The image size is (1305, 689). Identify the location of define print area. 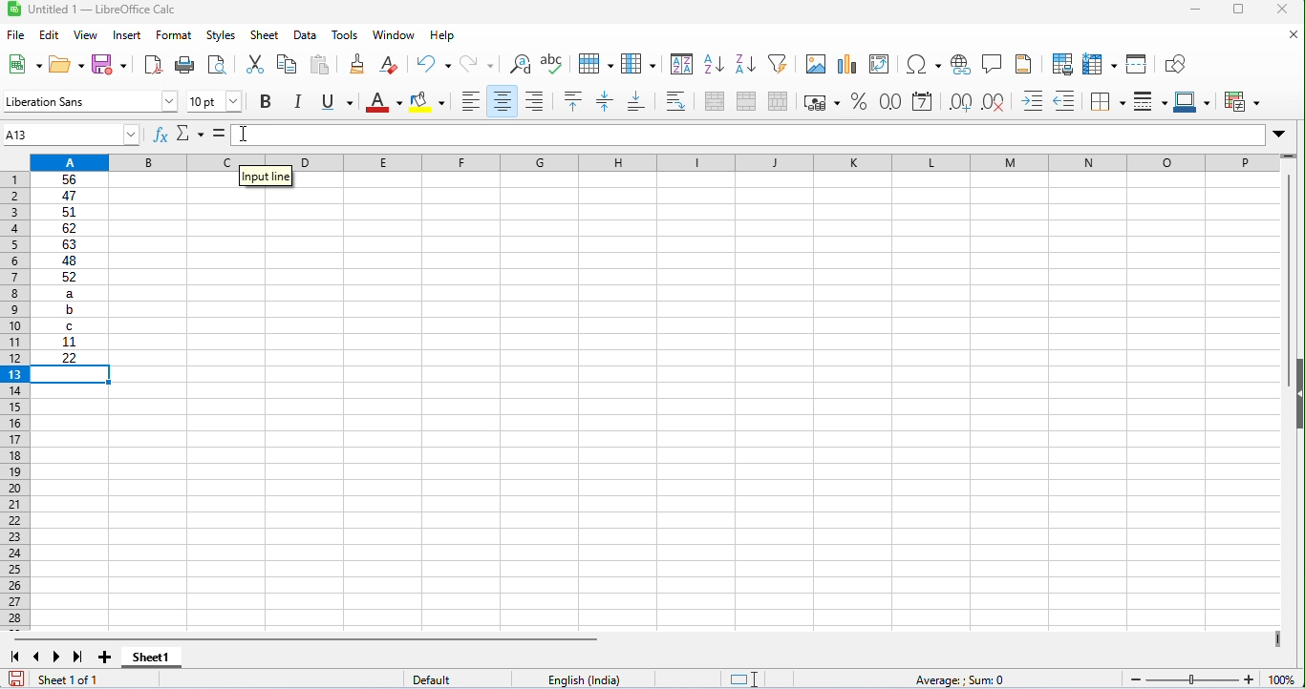
(1062, 63).